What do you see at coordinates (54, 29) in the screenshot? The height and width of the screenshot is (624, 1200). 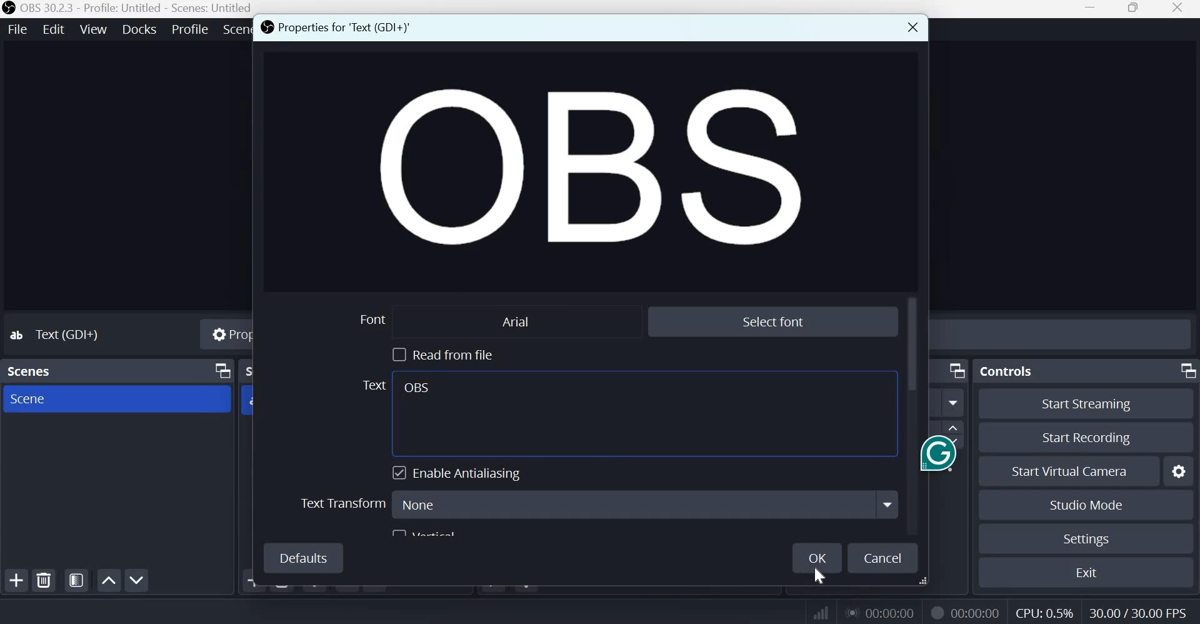 I see `Edit` at bounding box center [54, 29].